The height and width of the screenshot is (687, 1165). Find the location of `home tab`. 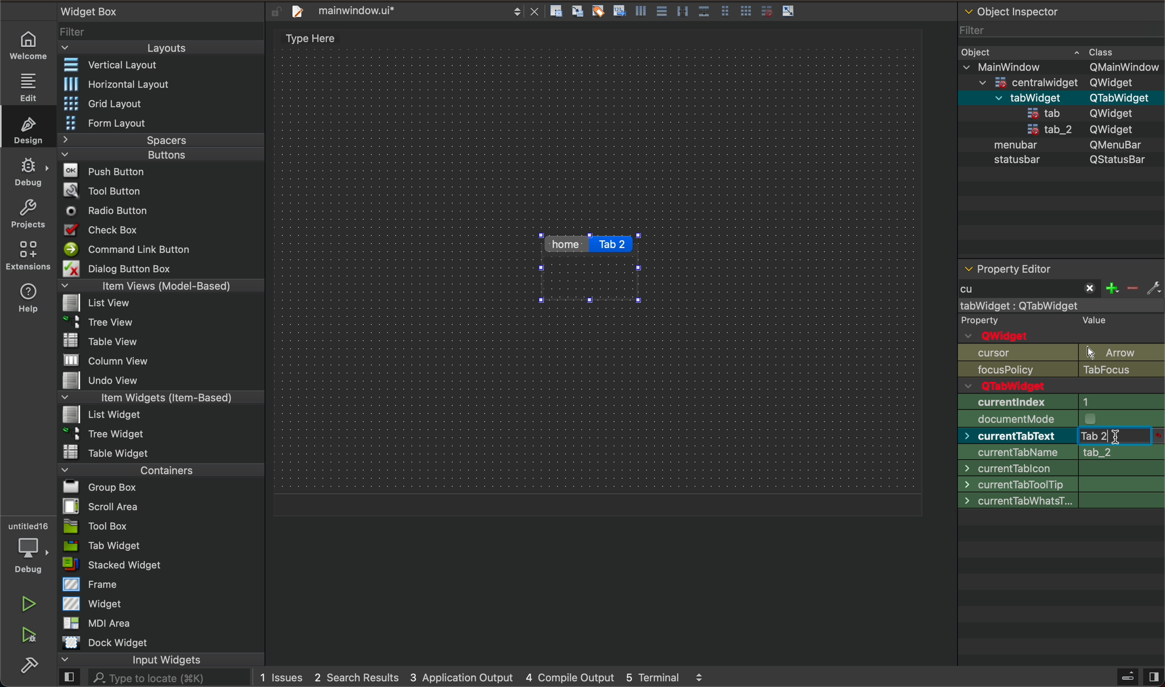

home tab is located at coordinates (567, 246).